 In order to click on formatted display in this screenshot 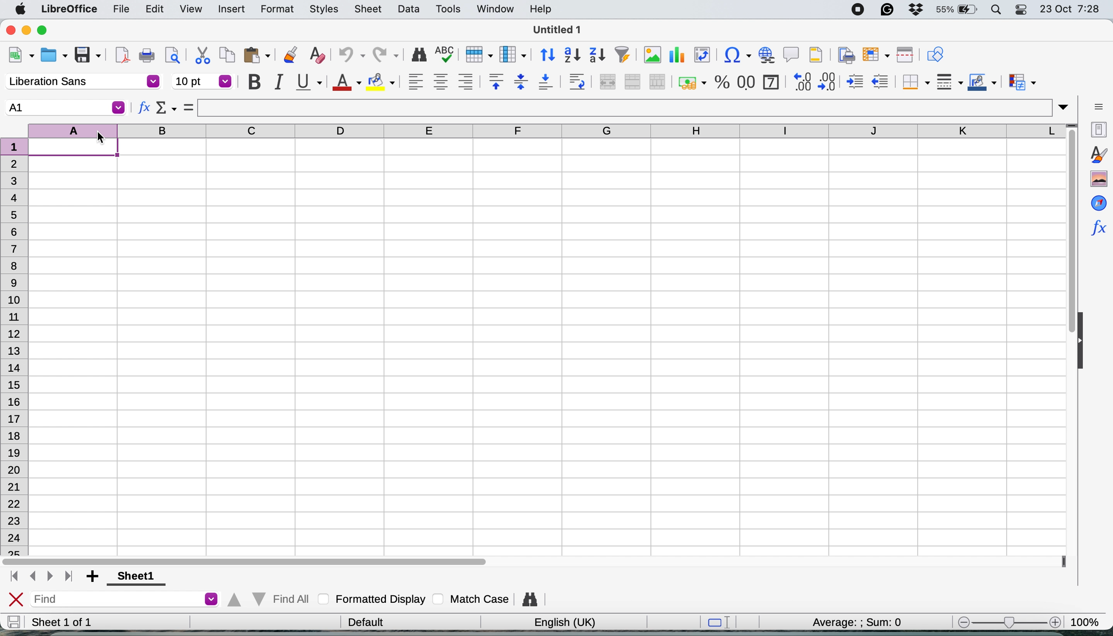, I will do `click(371, 600)`.